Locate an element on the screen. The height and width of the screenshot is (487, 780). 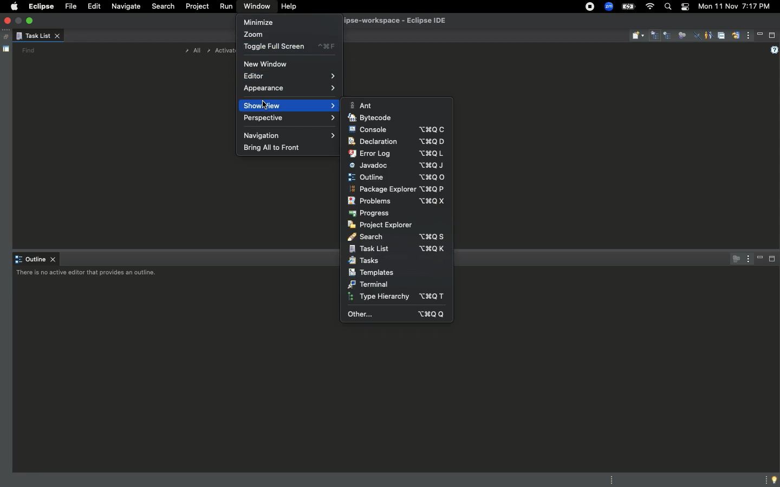
All is located at coordinates (191, 51).